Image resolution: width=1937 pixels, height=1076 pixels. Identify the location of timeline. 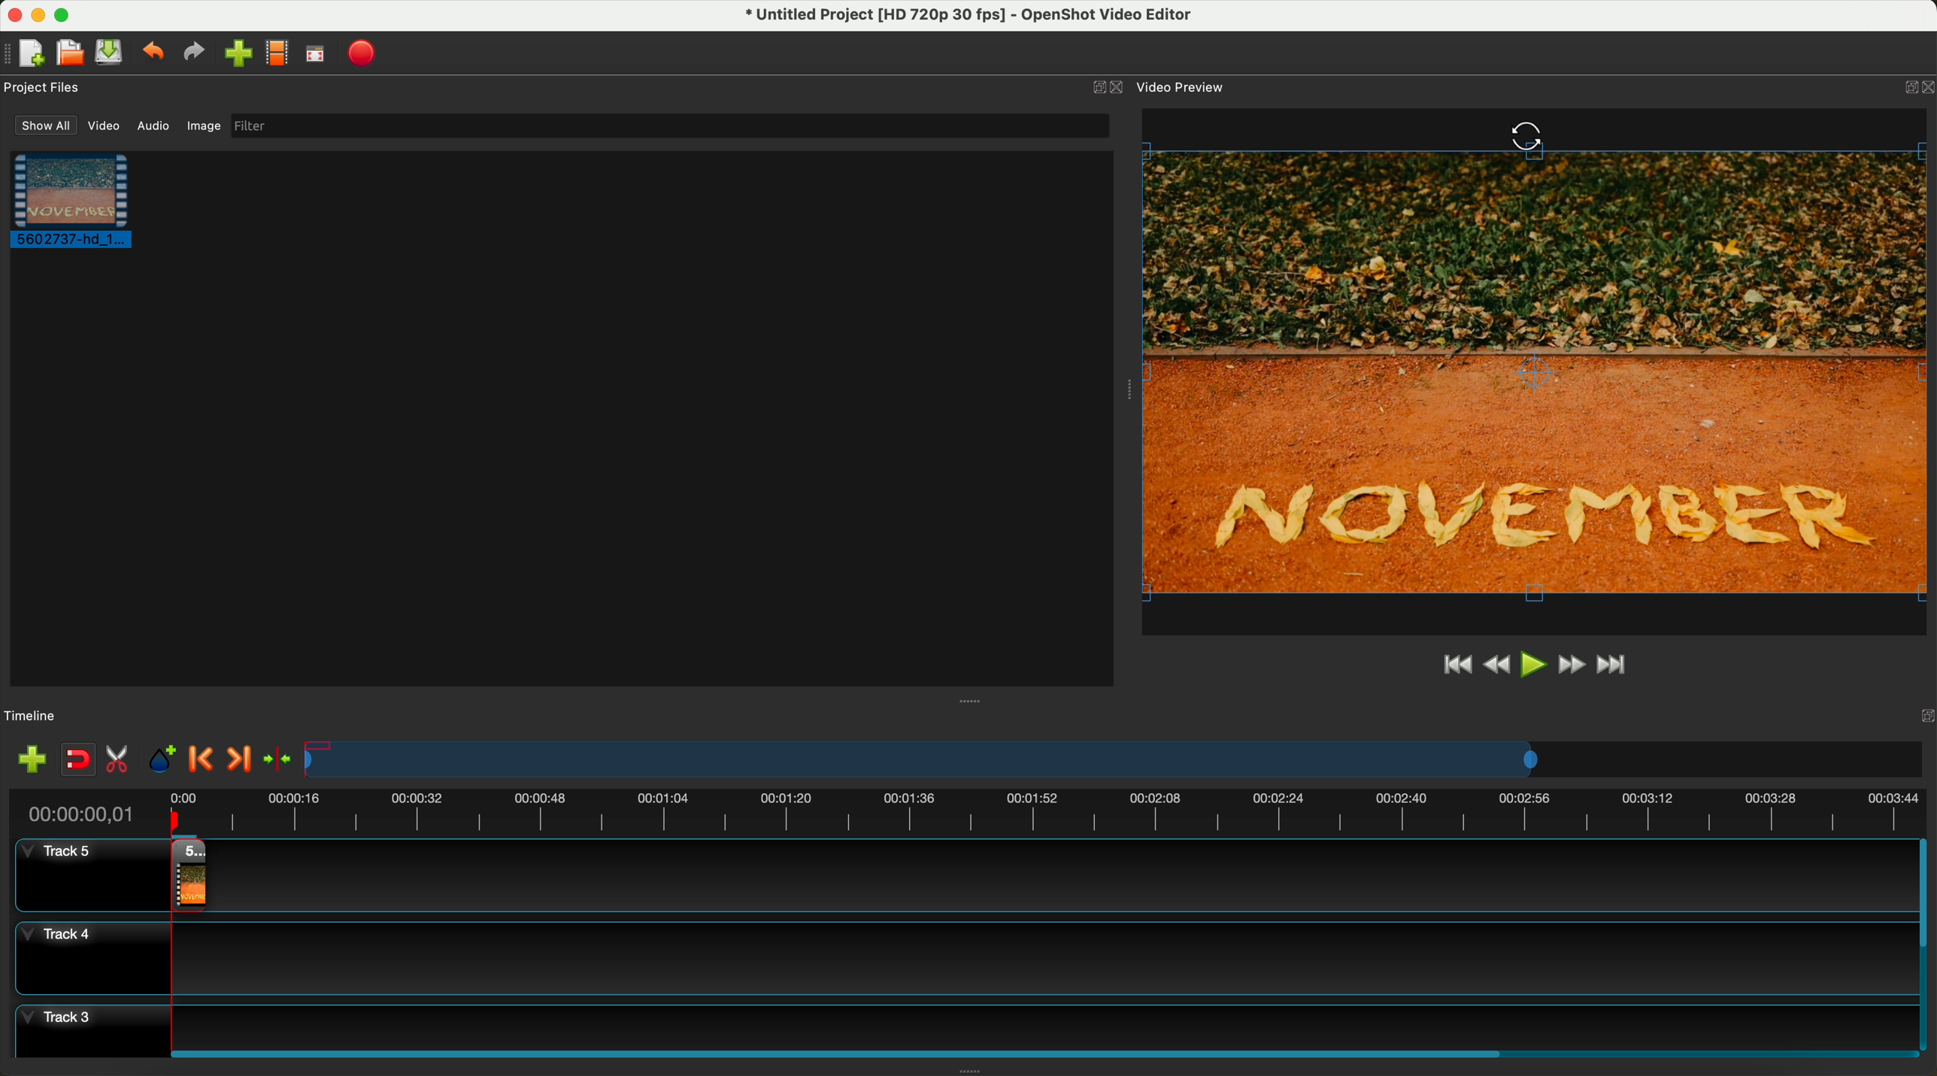
(1114, 758).